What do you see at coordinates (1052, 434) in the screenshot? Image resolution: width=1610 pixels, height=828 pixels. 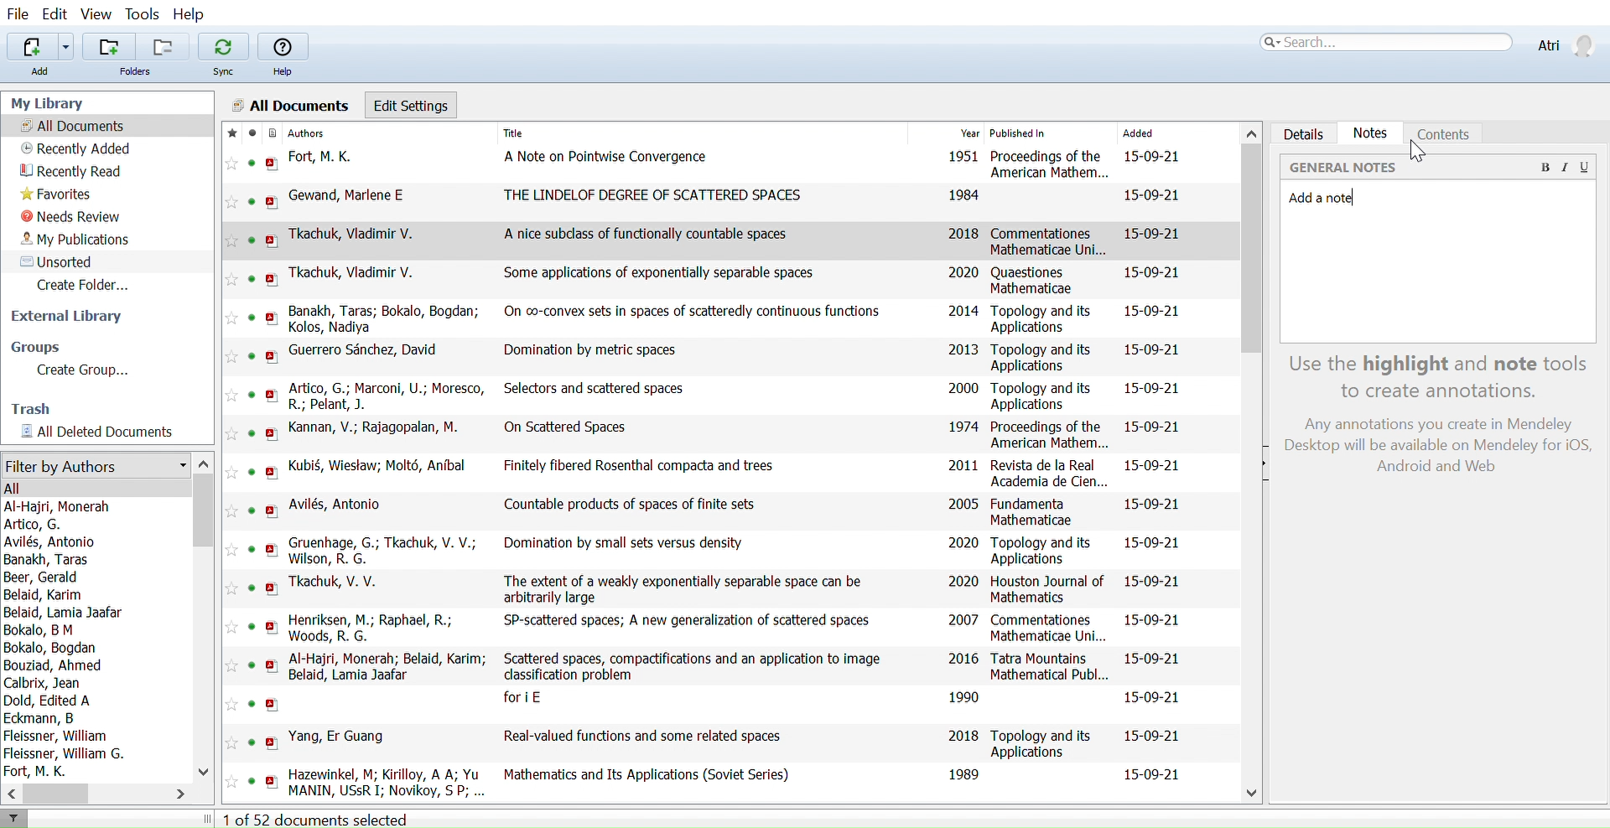 I see `Proceedings of the American Mathem...` at bounding box center [1052, 434].